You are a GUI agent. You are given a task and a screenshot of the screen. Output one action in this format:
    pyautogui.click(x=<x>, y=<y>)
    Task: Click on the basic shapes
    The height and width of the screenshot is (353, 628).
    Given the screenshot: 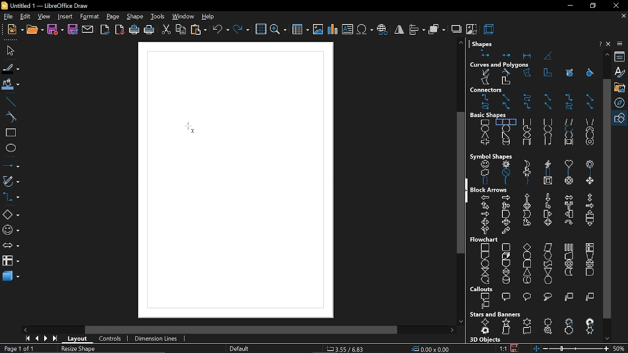 What is the action you would take?
    pyautogui.click(x=621, y=119)
    